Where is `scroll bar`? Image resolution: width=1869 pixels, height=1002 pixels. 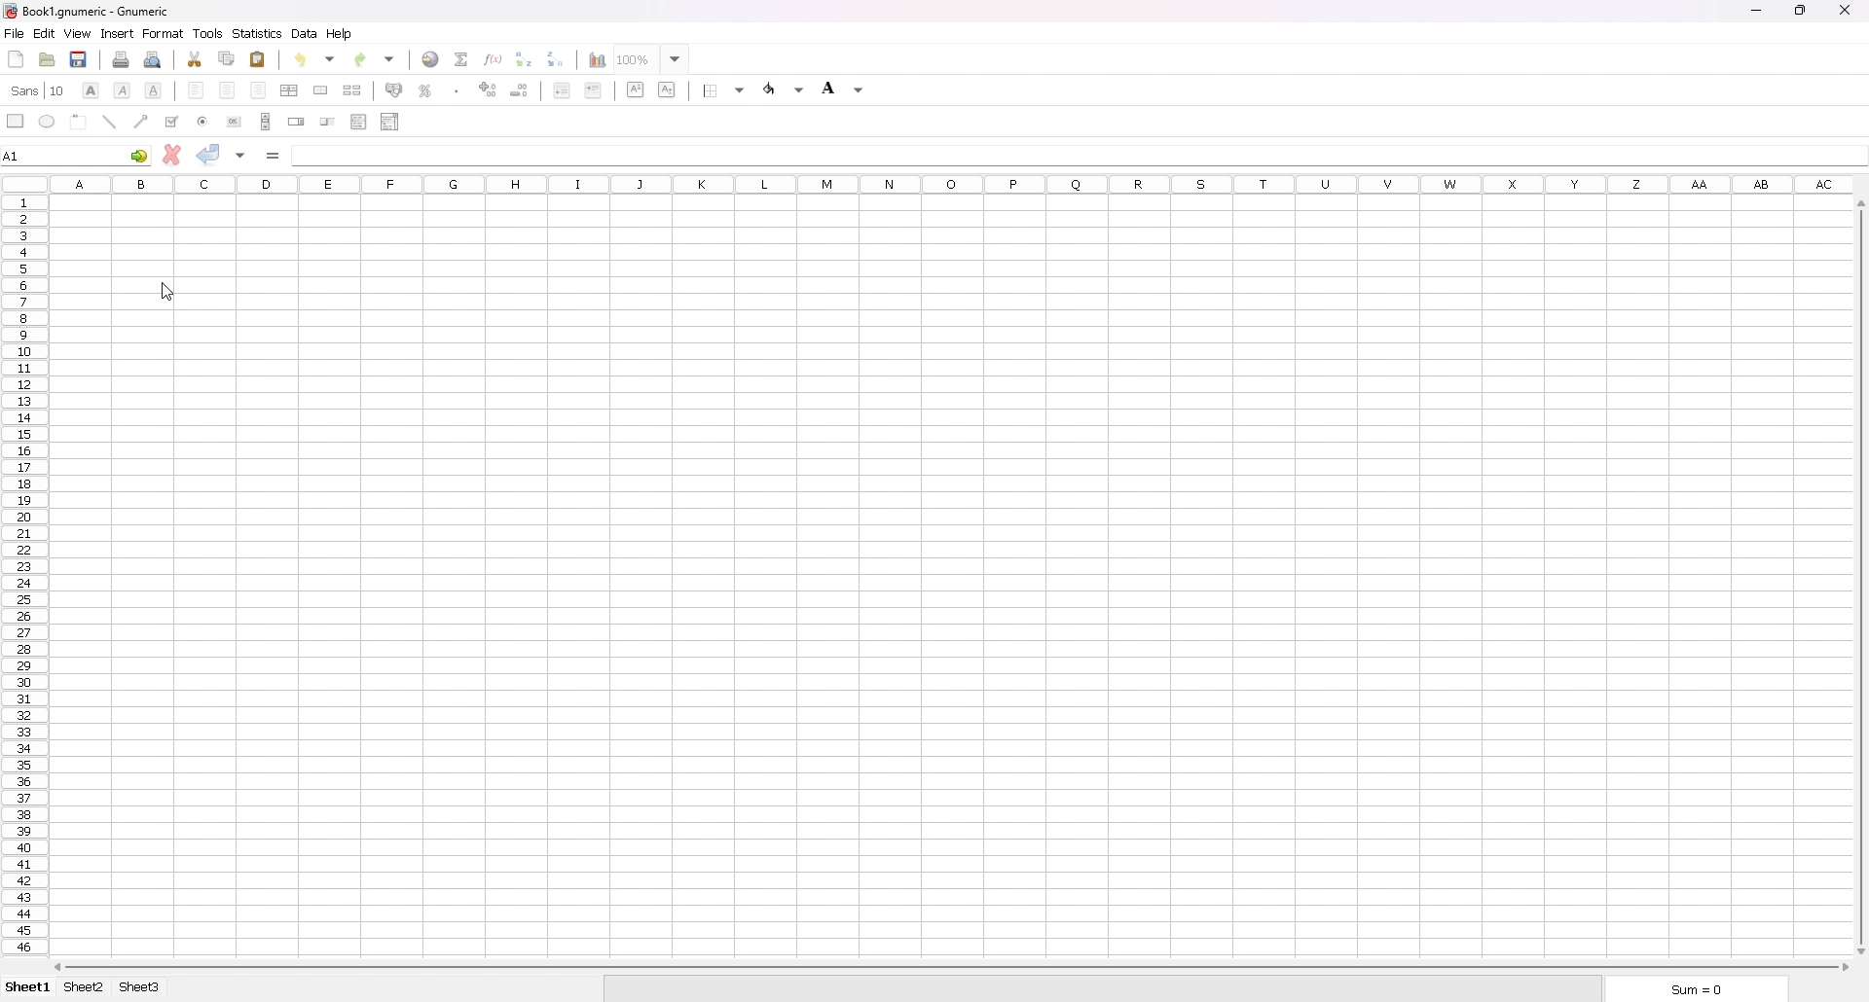 scroll bar is located at coordinates (952, 968).